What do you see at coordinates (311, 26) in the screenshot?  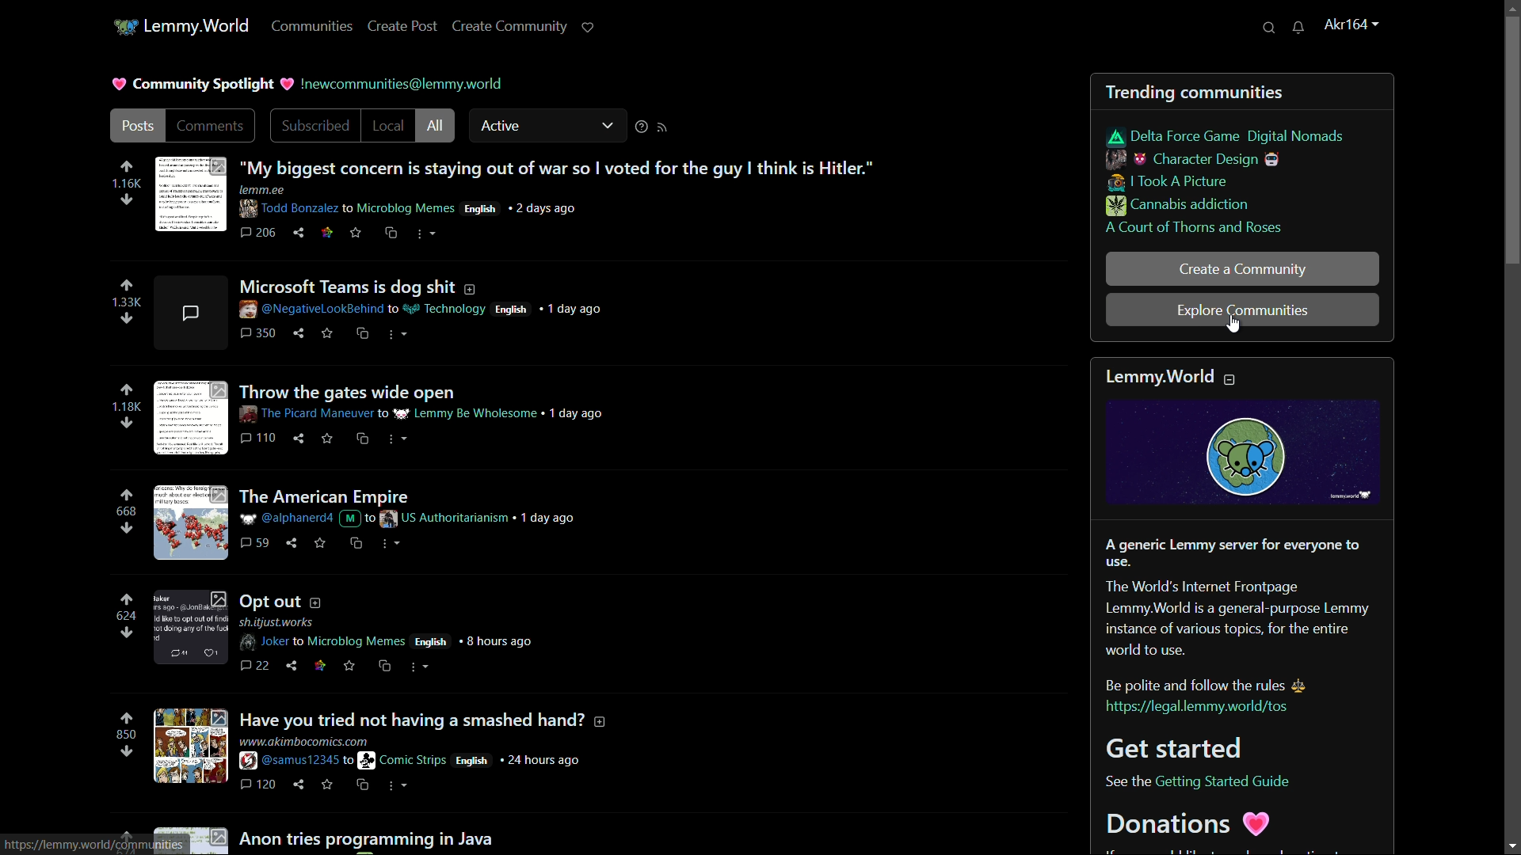 I see `communities` at bounding box center [311, 26].